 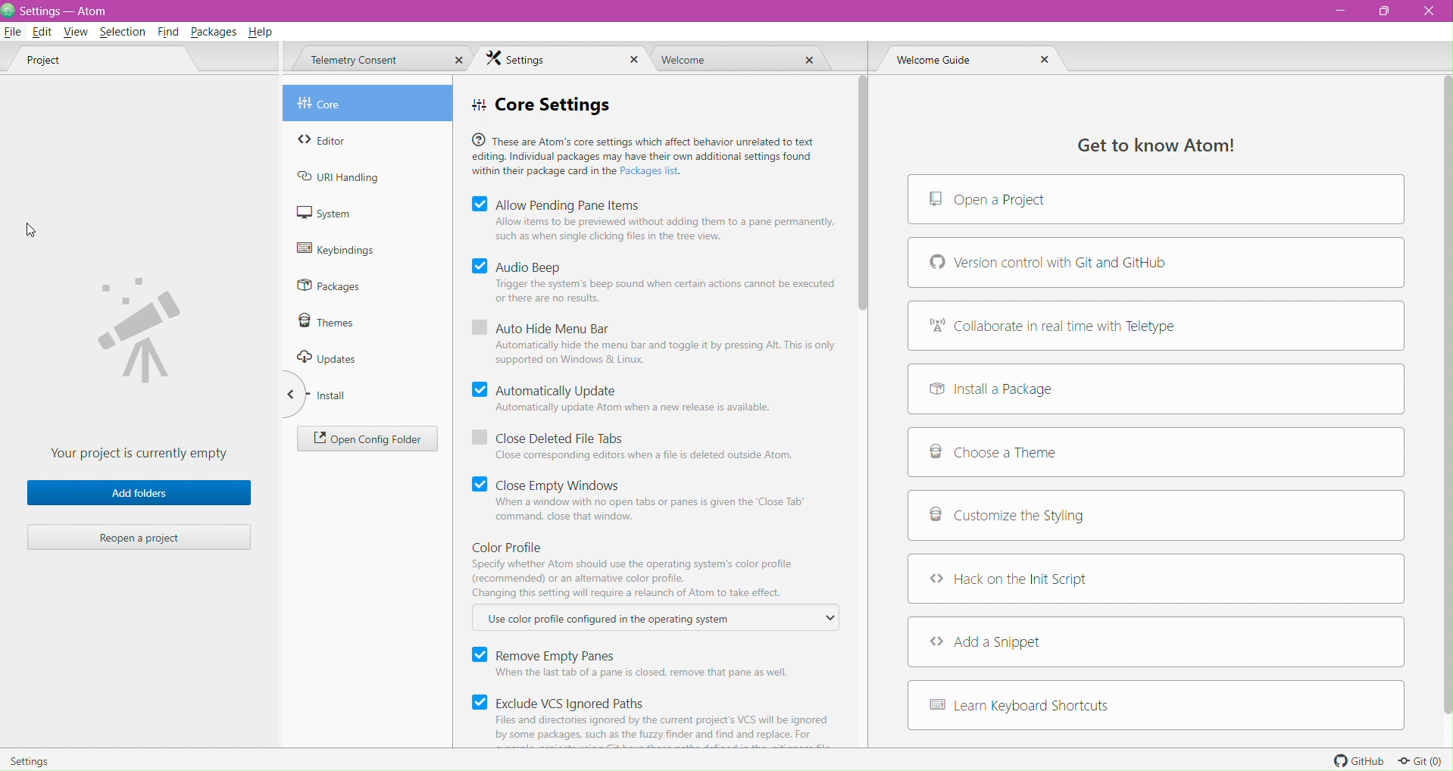 What do you see at coordinates (1157, 579) in the screenshot?
I see `Hack on the Init Script` at bounding box center [1157, 579].